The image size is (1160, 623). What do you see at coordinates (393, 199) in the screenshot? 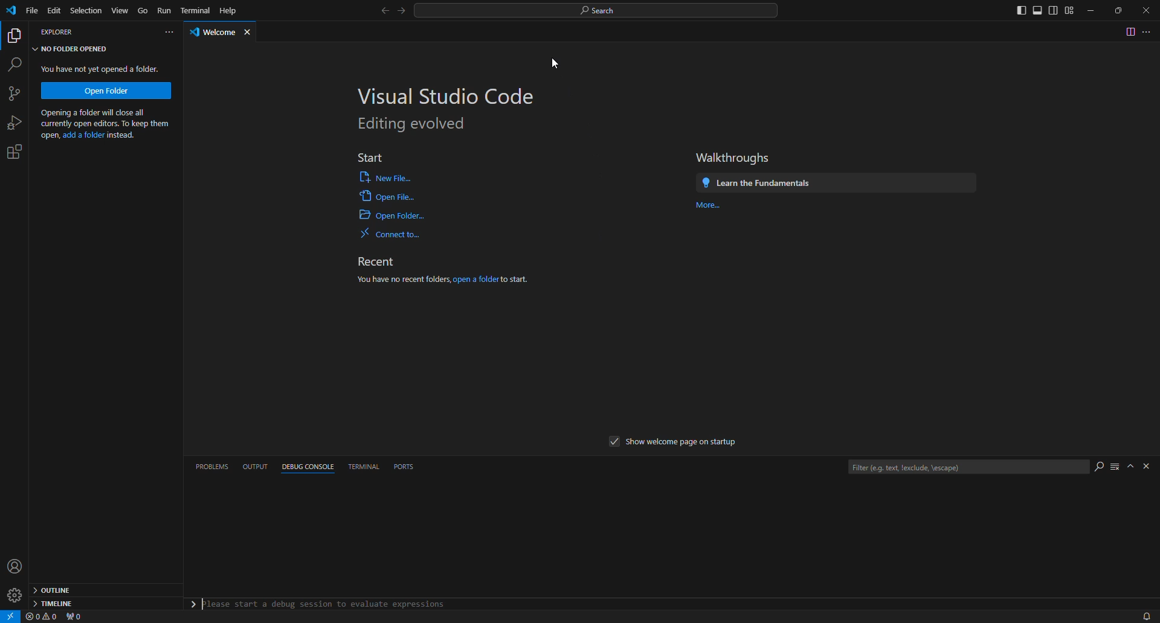
I see `Open File` at bounding box center [393, 199].